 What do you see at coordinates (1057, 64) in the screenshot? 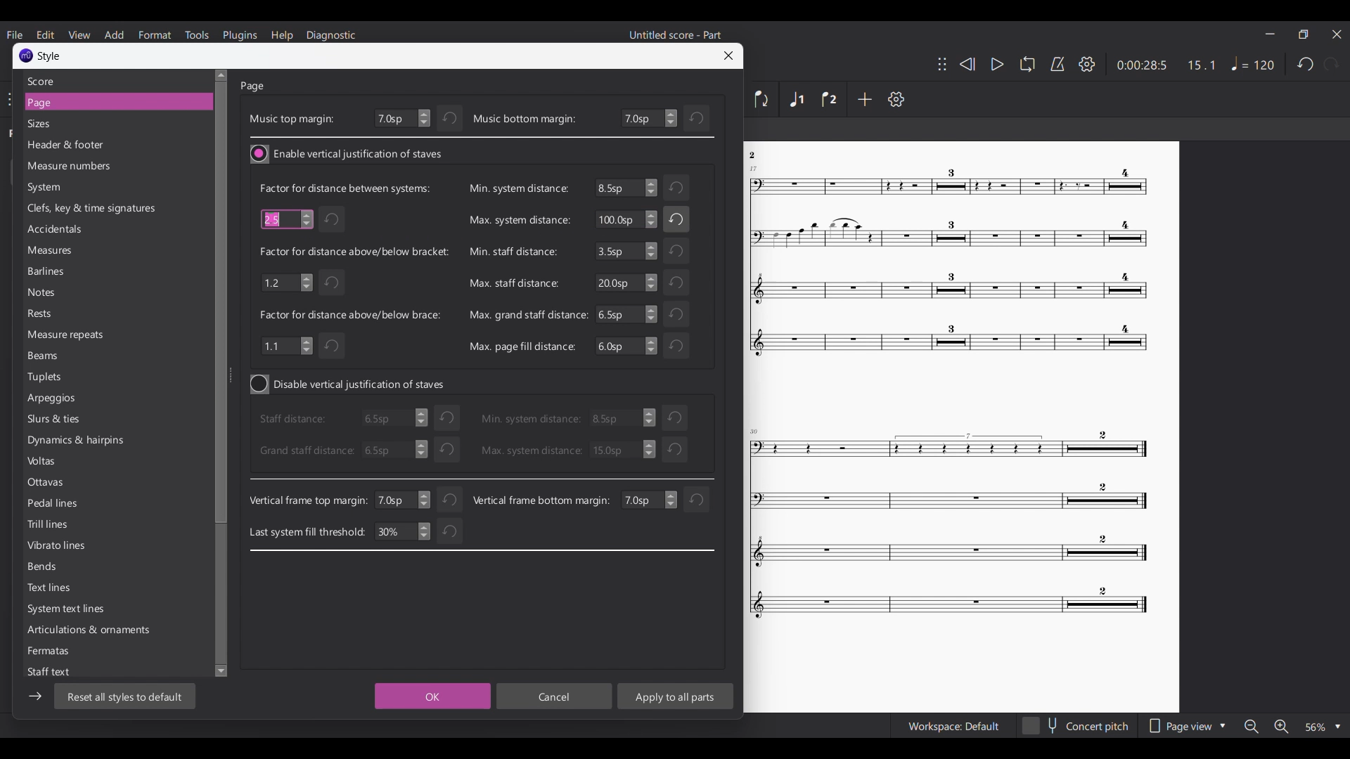
I see `Metronome` at bounding box center [1057, 64].